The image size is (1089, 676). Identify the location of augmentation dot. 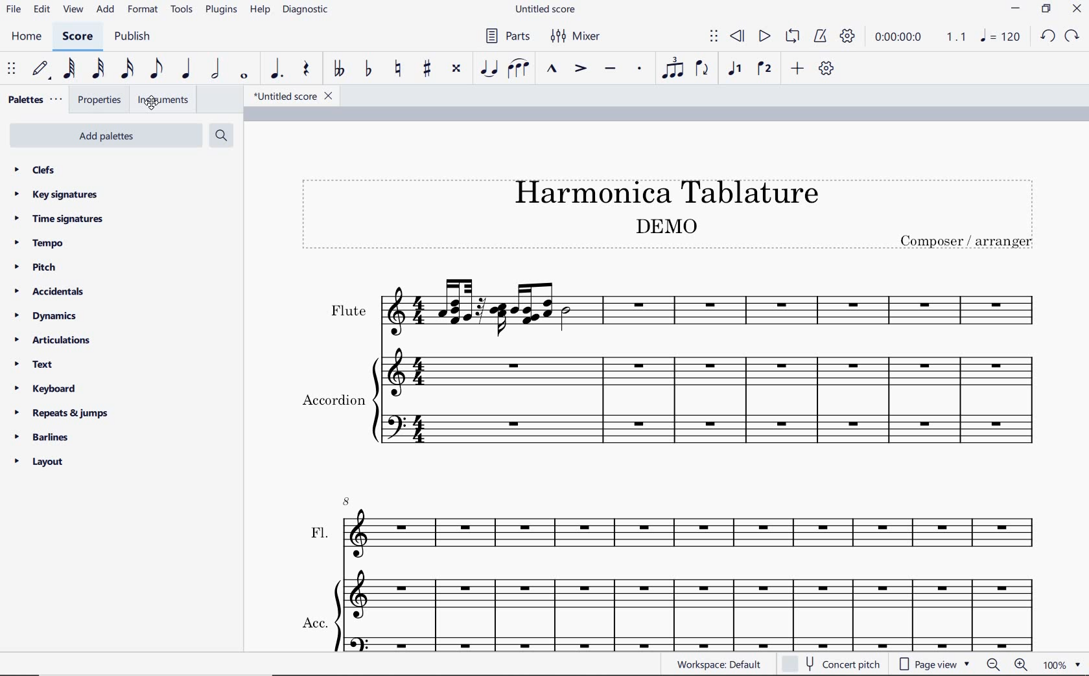
(277, 69).